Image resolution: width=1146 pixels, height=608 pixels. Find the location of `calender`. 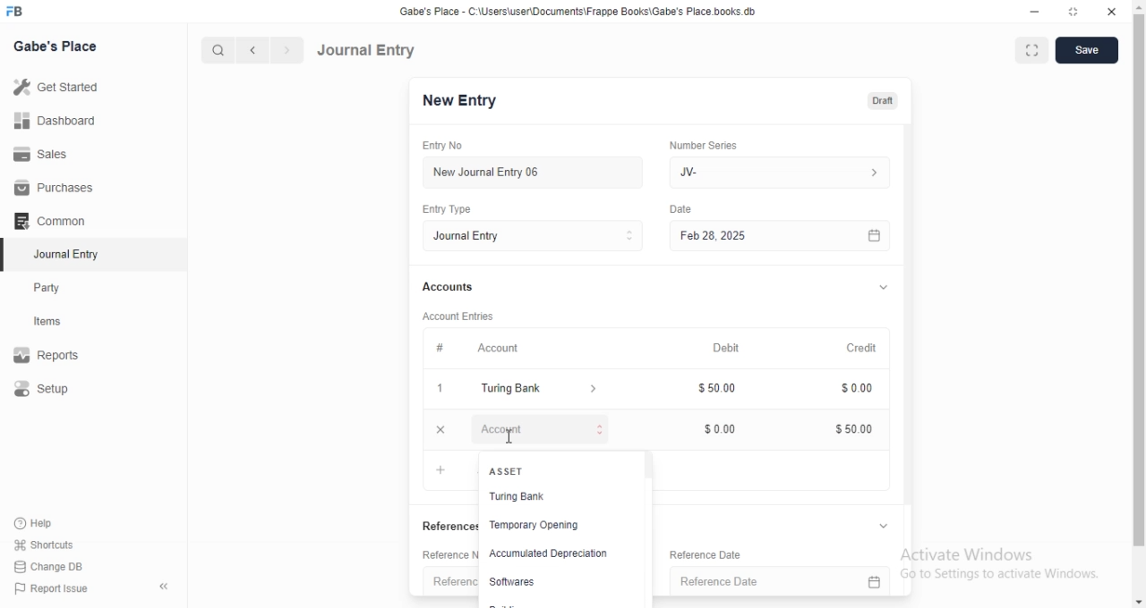

calender is located at coordinates (880, 582).